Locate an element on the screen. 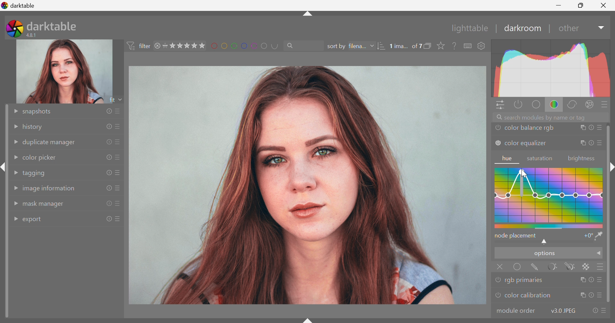 This screenshot has width=615, height=323. Drop Down is located at coordinates (15, 126).